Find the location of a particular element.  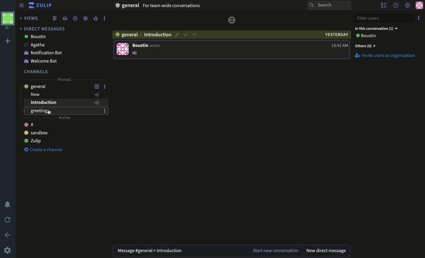

Notification bot is located at coordinates (57, 52).